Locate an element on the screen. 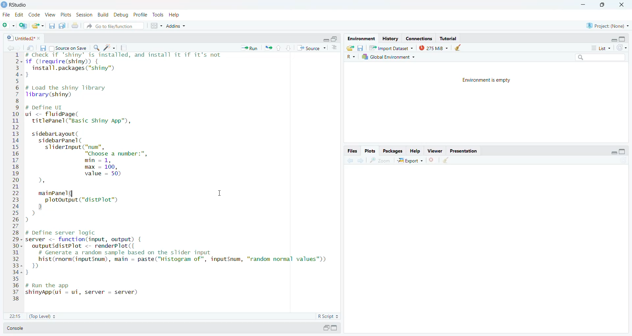  minimize is located at coordinates (326, 40).